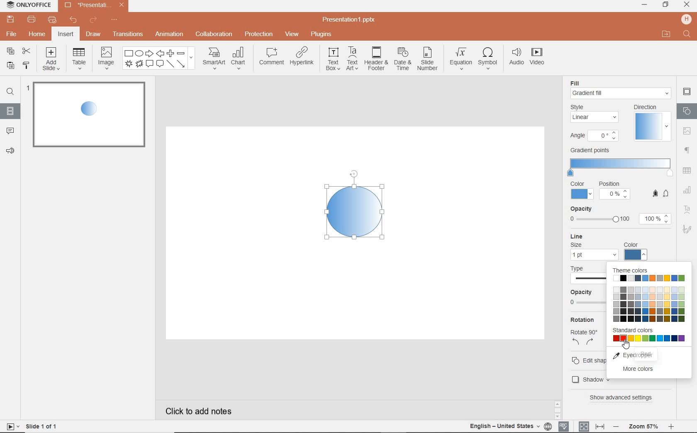  What do you see at coordinates (12, 52) in the screenshot?
I see `copy` at bounding box center [12, 52].